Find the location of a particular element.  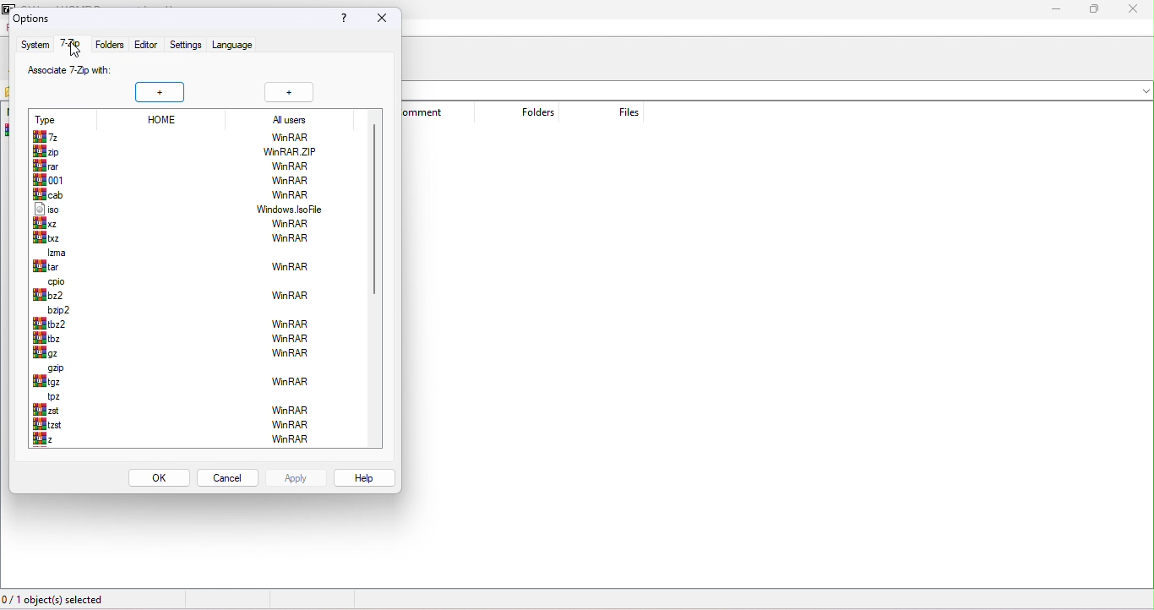

cursor movement is located at coordinates (77, 53).